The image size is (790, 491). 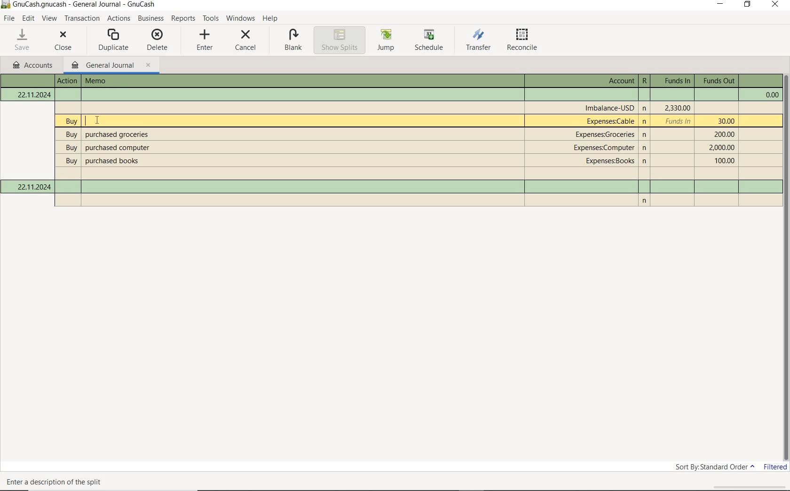 I want to click on cancel, so click(x=245, y=42).